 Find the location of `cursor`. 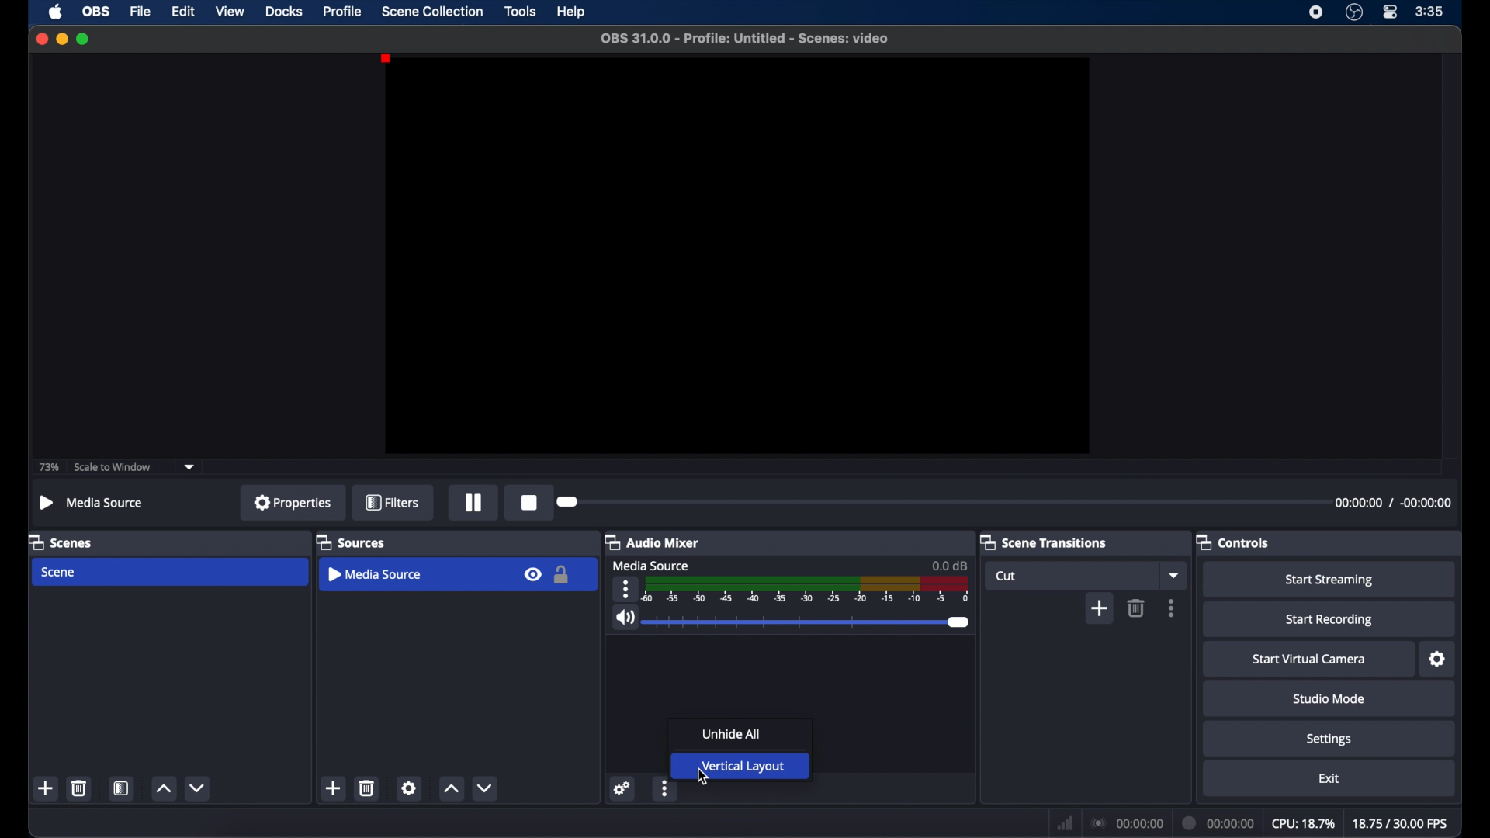

cursor is located at coordinates (702, 776).